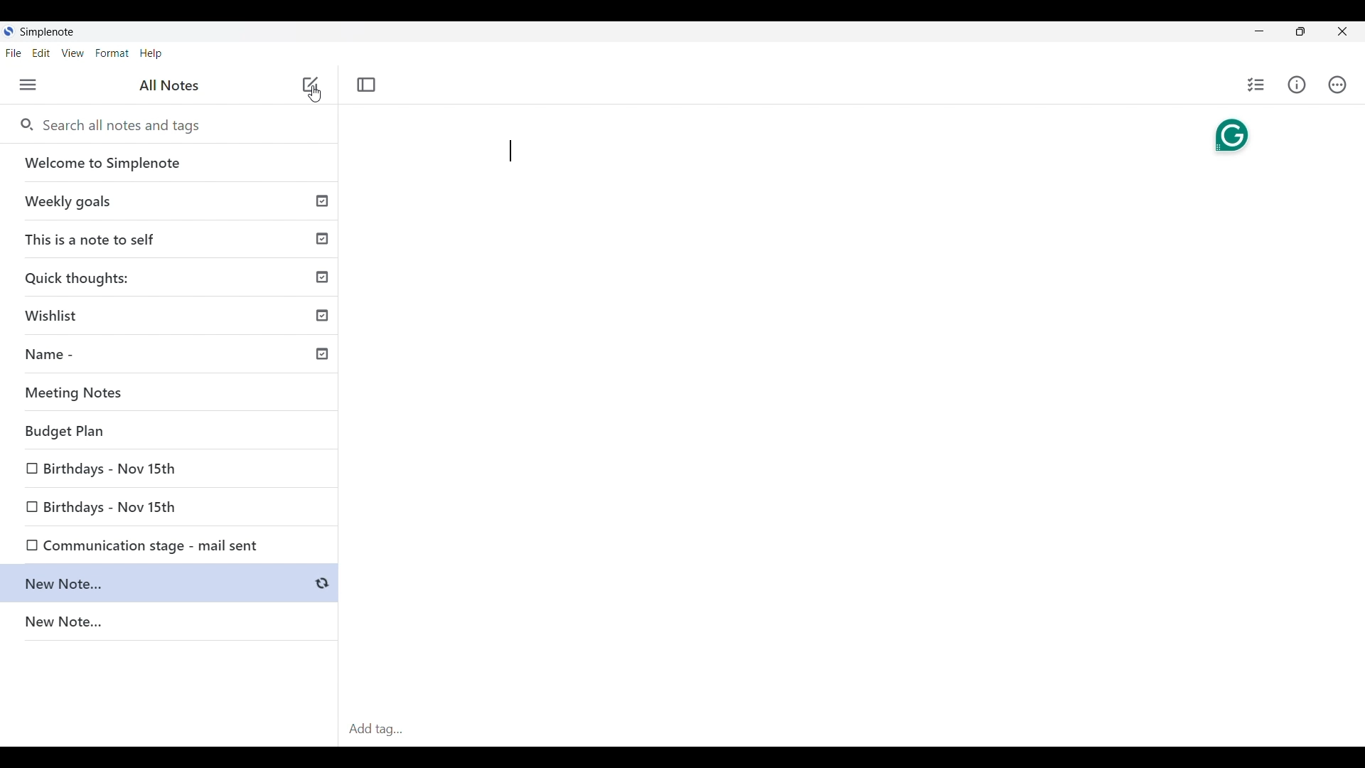 The width and height of the screenshot is (1365, 768). What do you see at coordinates (8, 31) in the screenshot?
I see `Software logo` at bounding box center [8, 31].